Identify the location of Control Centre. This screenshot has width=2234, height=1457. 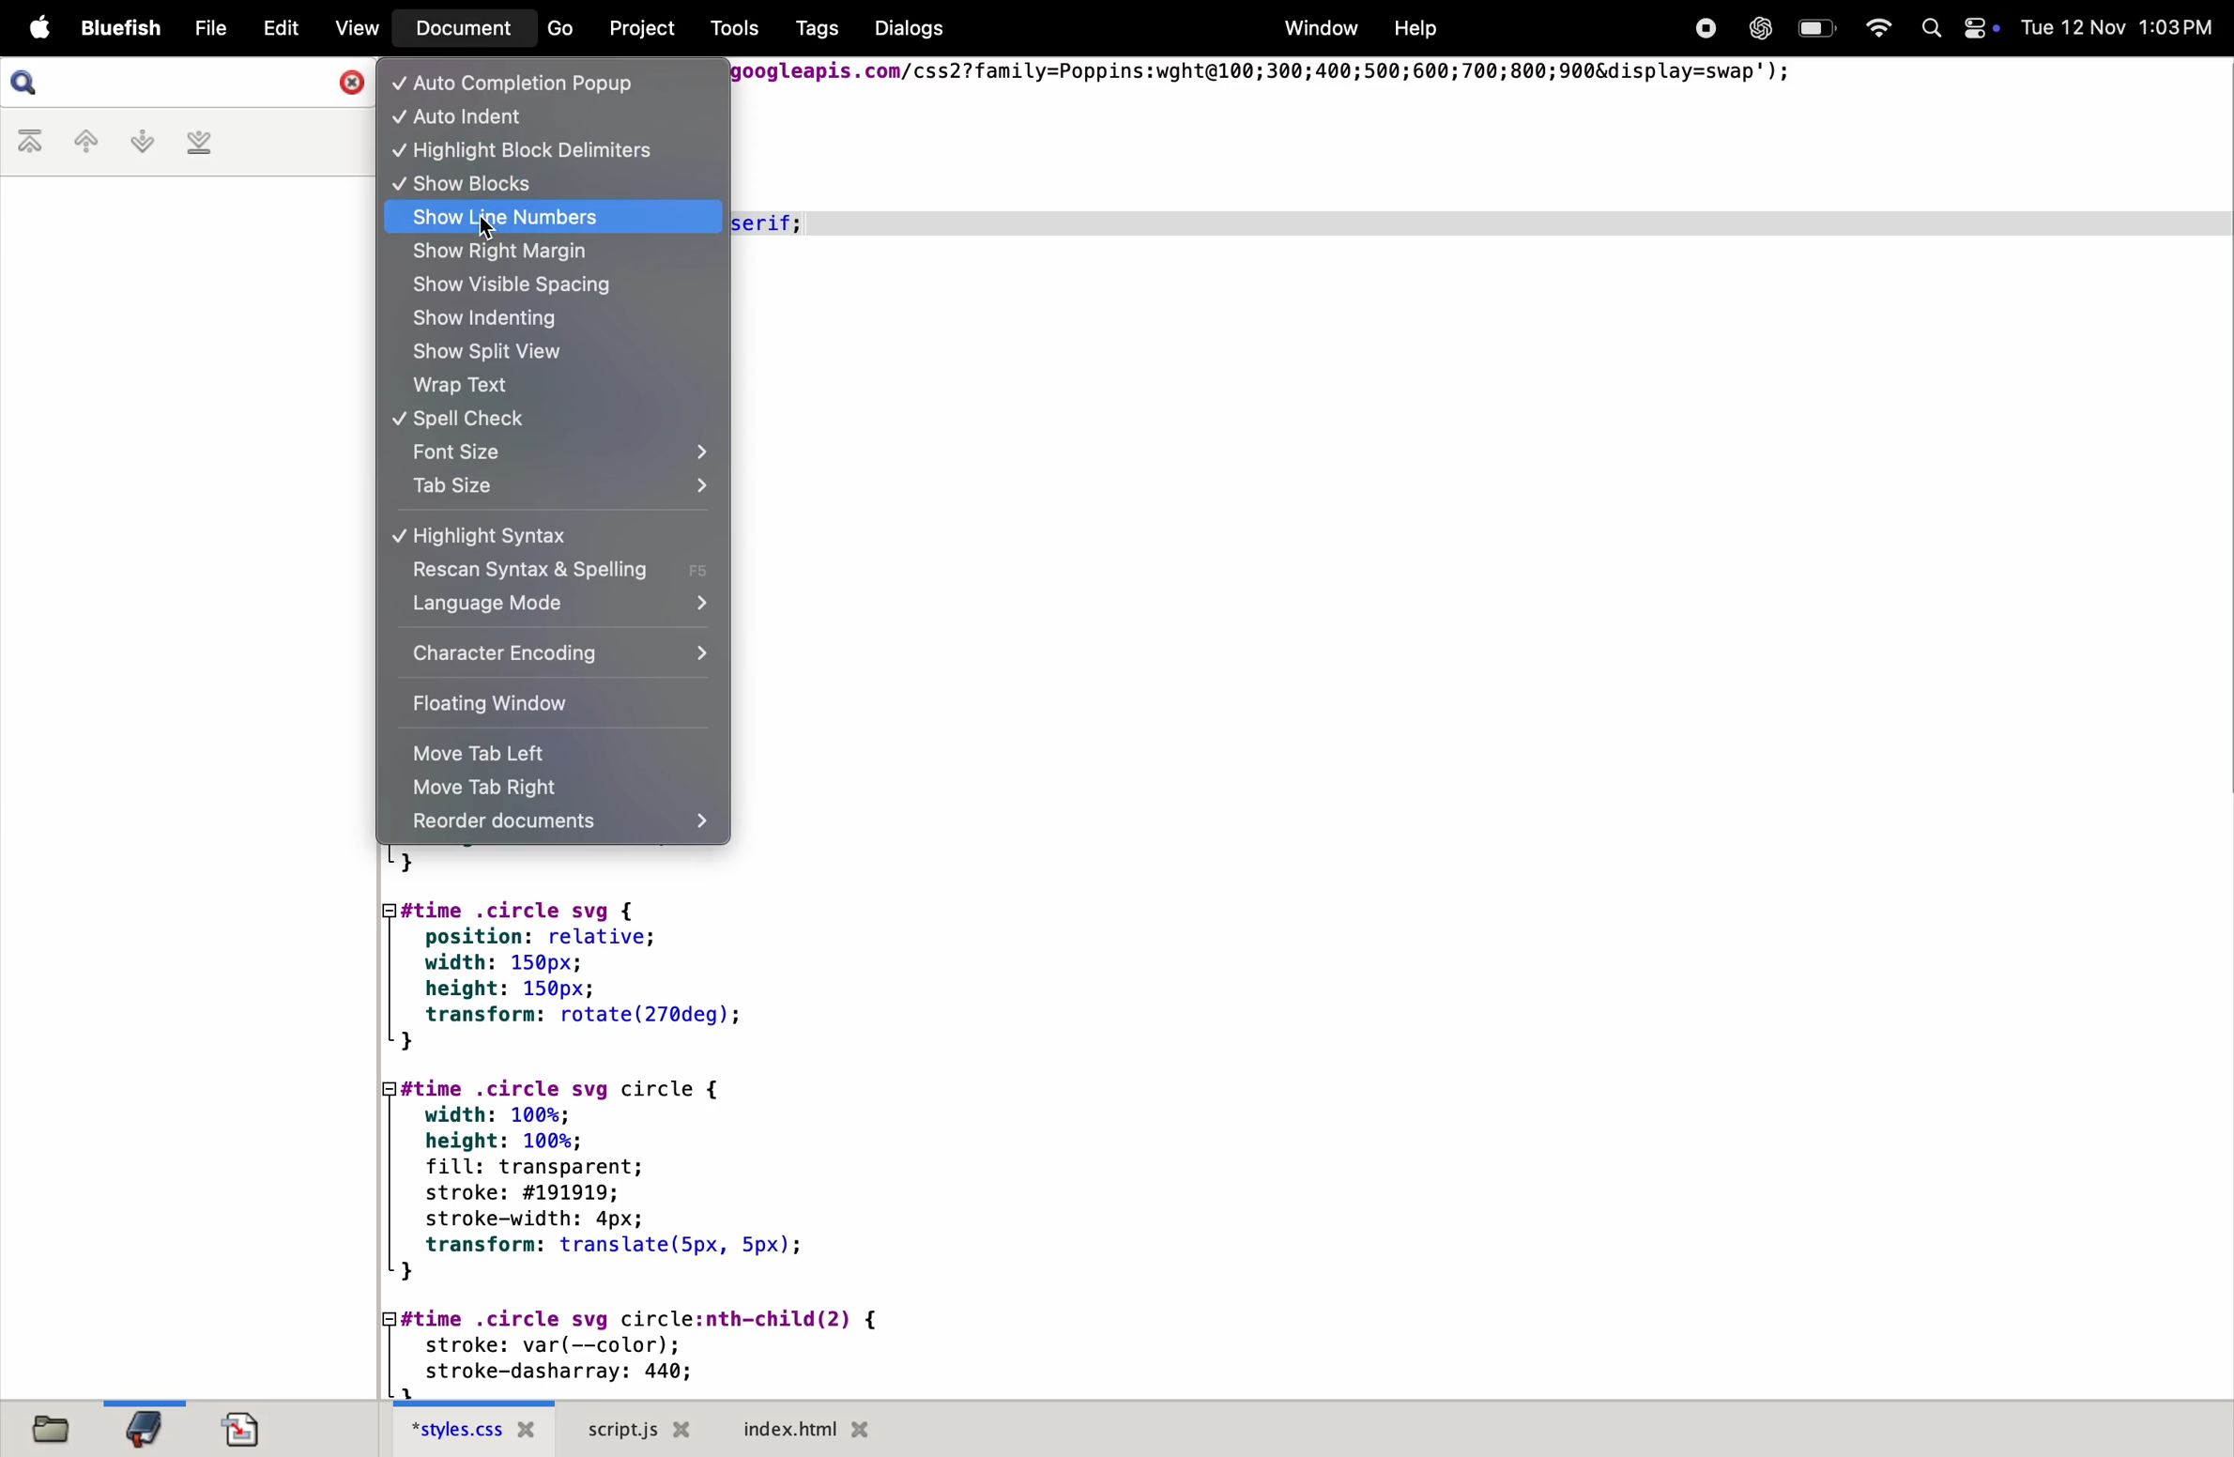
(1975, 28).